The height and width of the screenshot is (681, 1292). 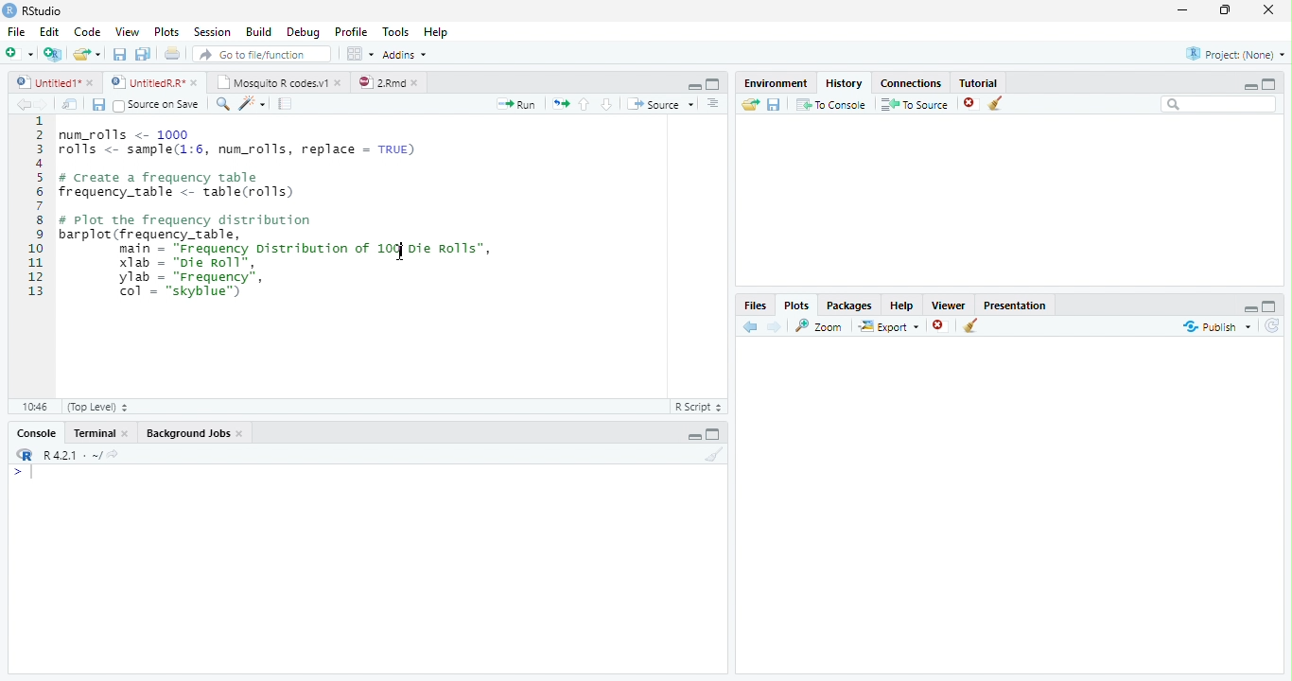 I want to click on View, so click(x=128, y=30).